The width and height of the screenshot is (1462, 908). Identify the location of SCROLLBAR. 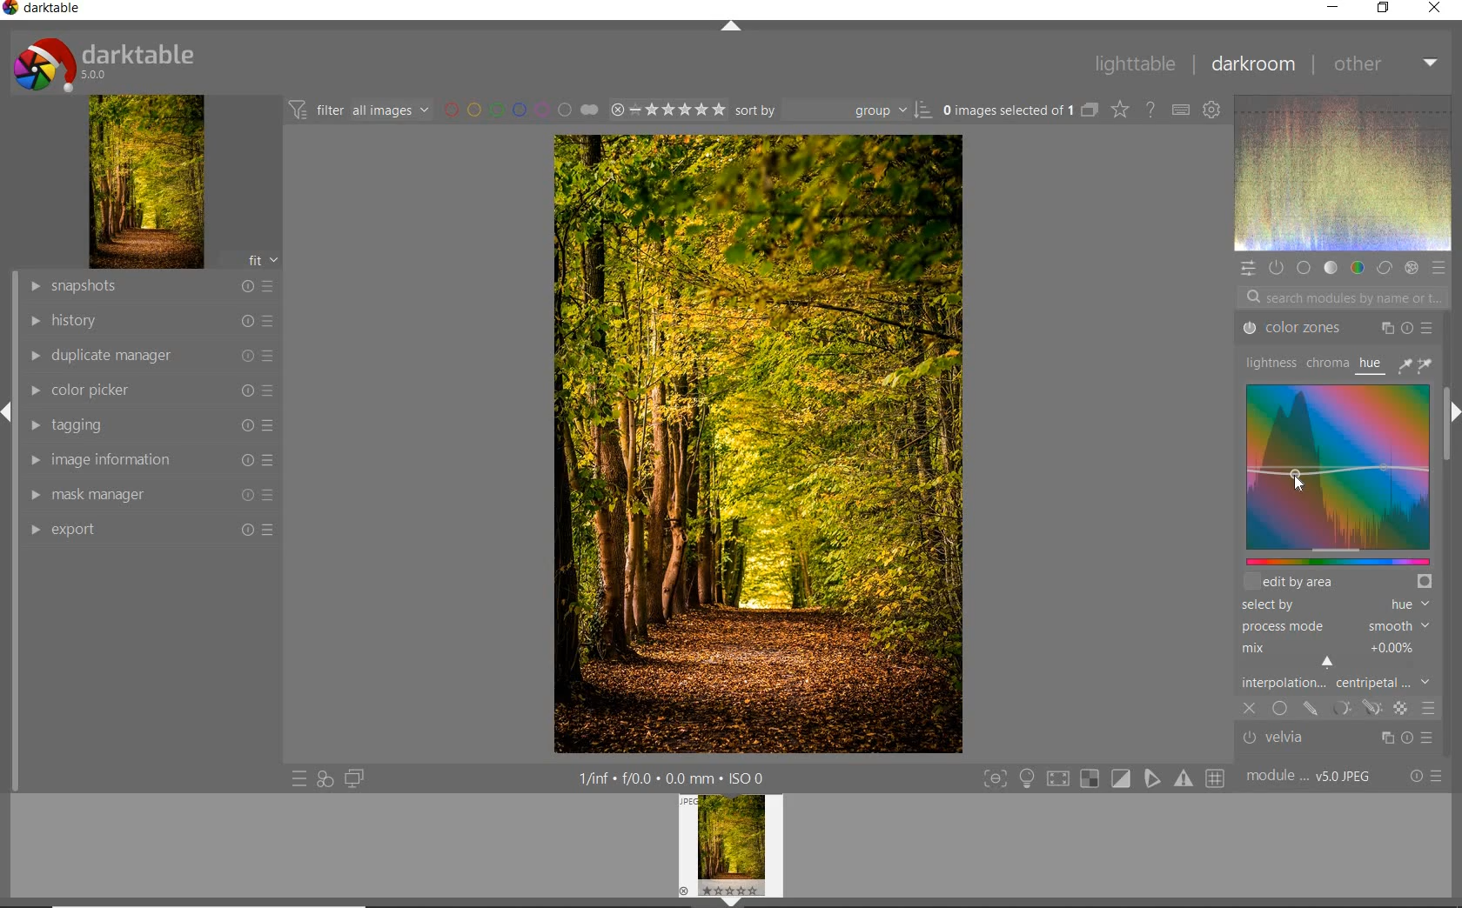
(1451, 446).